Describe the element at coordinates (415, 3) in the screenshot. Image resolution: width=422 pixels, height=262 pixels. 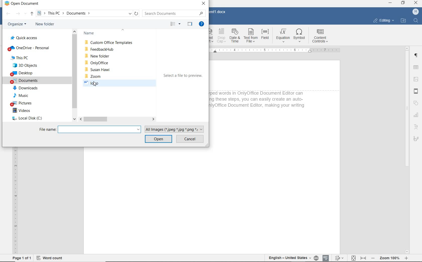
I see `CLOSE` at that location.